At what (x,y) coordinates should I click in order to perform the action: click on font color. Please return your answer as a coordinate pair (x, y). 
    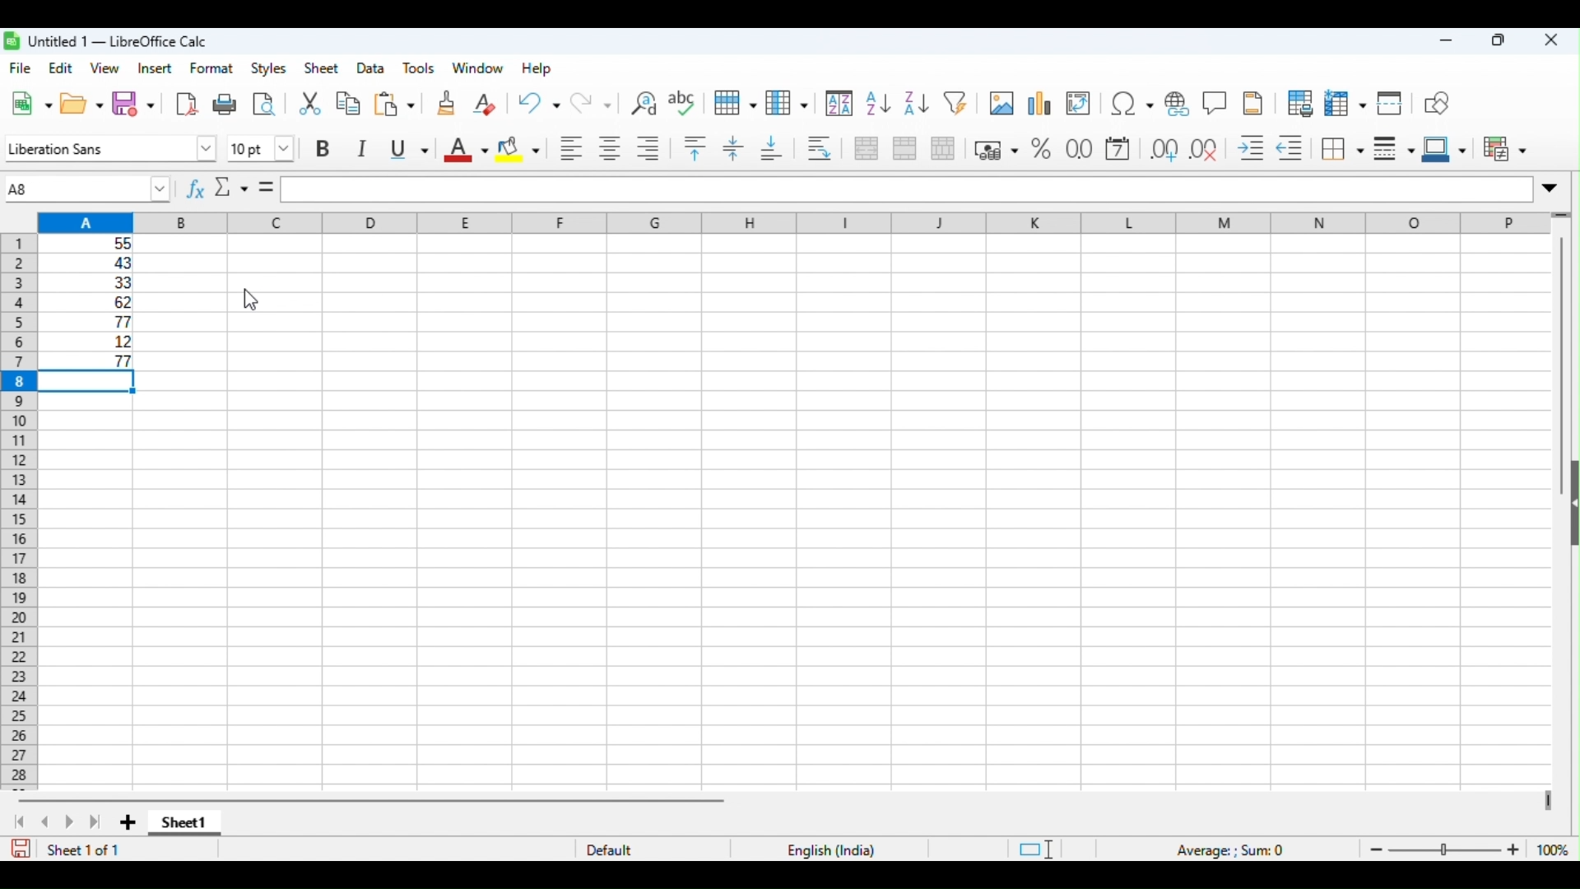
    Looking at the image, I should click on (465, 150).